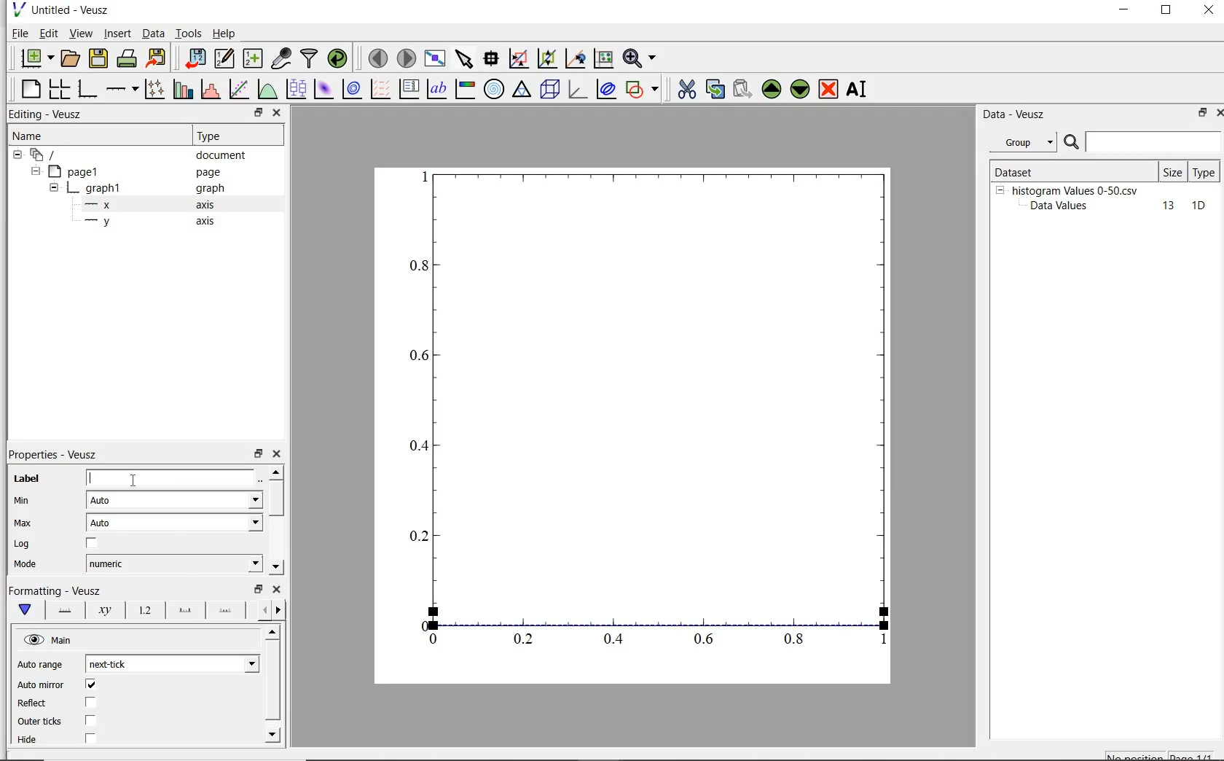 Image resolution: width=1224 pixels, height=761 pixels. Describe the element at coordinates (46, 155) in the screenshot. I see `current document` at that location.